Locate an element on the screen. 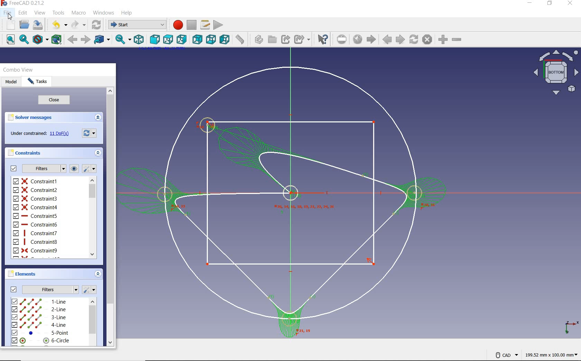 This screenshot has width=581, height=361. zoomout is located at coordinates (458, 41).